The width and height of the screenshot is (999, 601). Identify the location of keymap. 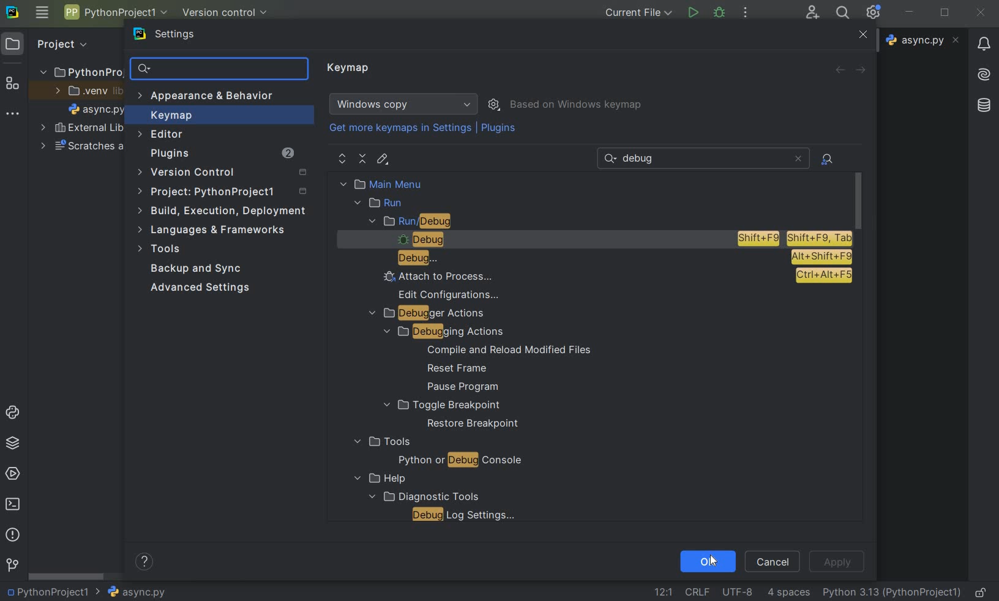
(350, 69).